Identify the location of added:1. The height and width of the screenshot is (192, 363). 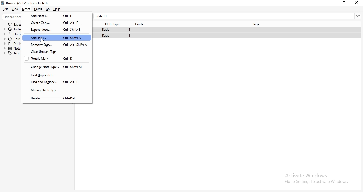
(228, 16).